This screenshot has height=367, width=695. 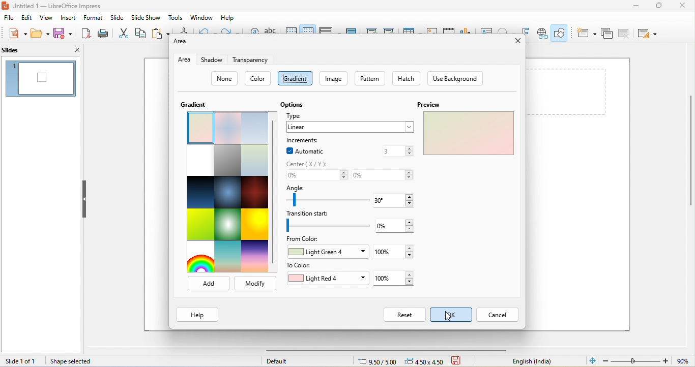 I want to click on area, so click(x=183, y=42).